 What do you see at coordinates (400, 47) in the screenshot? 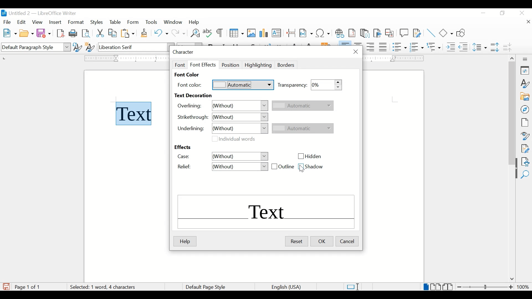
I see `toggle unordered list` at bounding box center [400, 47].